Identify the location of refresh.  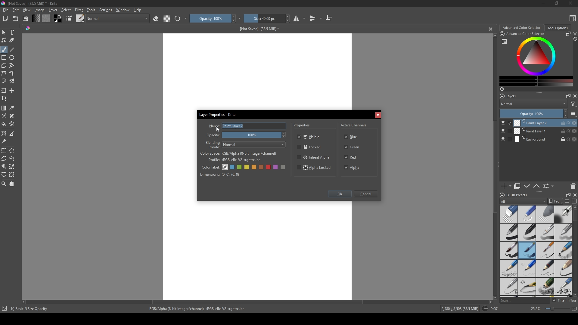
(177, 19).